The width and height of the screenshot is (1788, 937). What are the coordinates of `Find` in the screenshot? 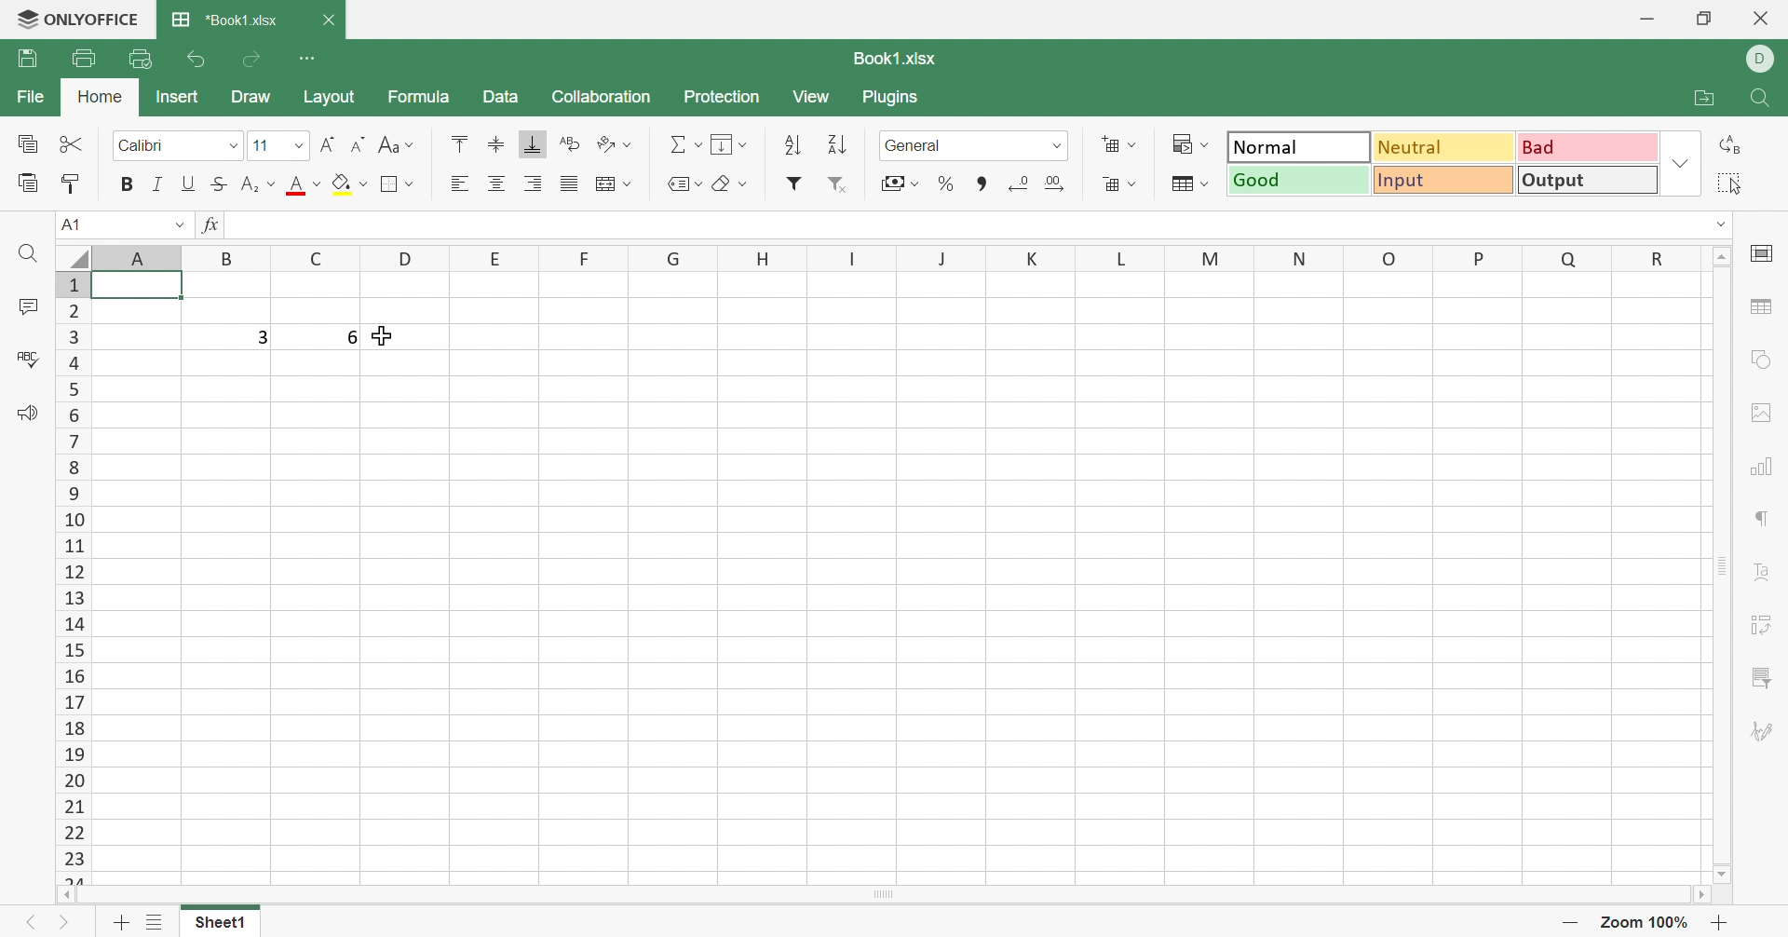 It's located at (32, 257).